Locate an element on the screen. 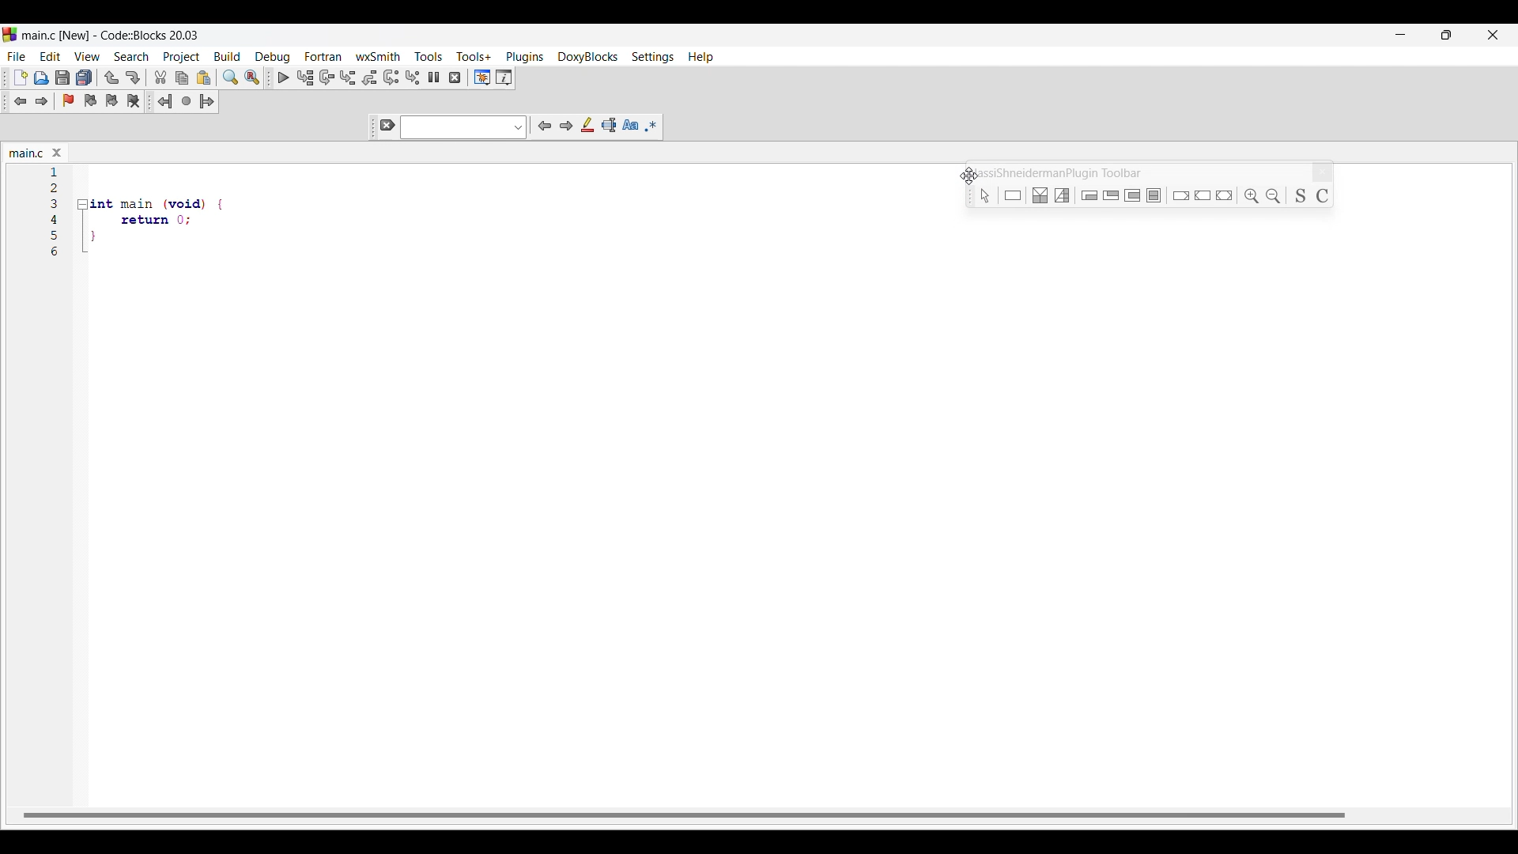 The height and width of the screenshot is (854, 1518).  is located at coordinates (1327, 194).